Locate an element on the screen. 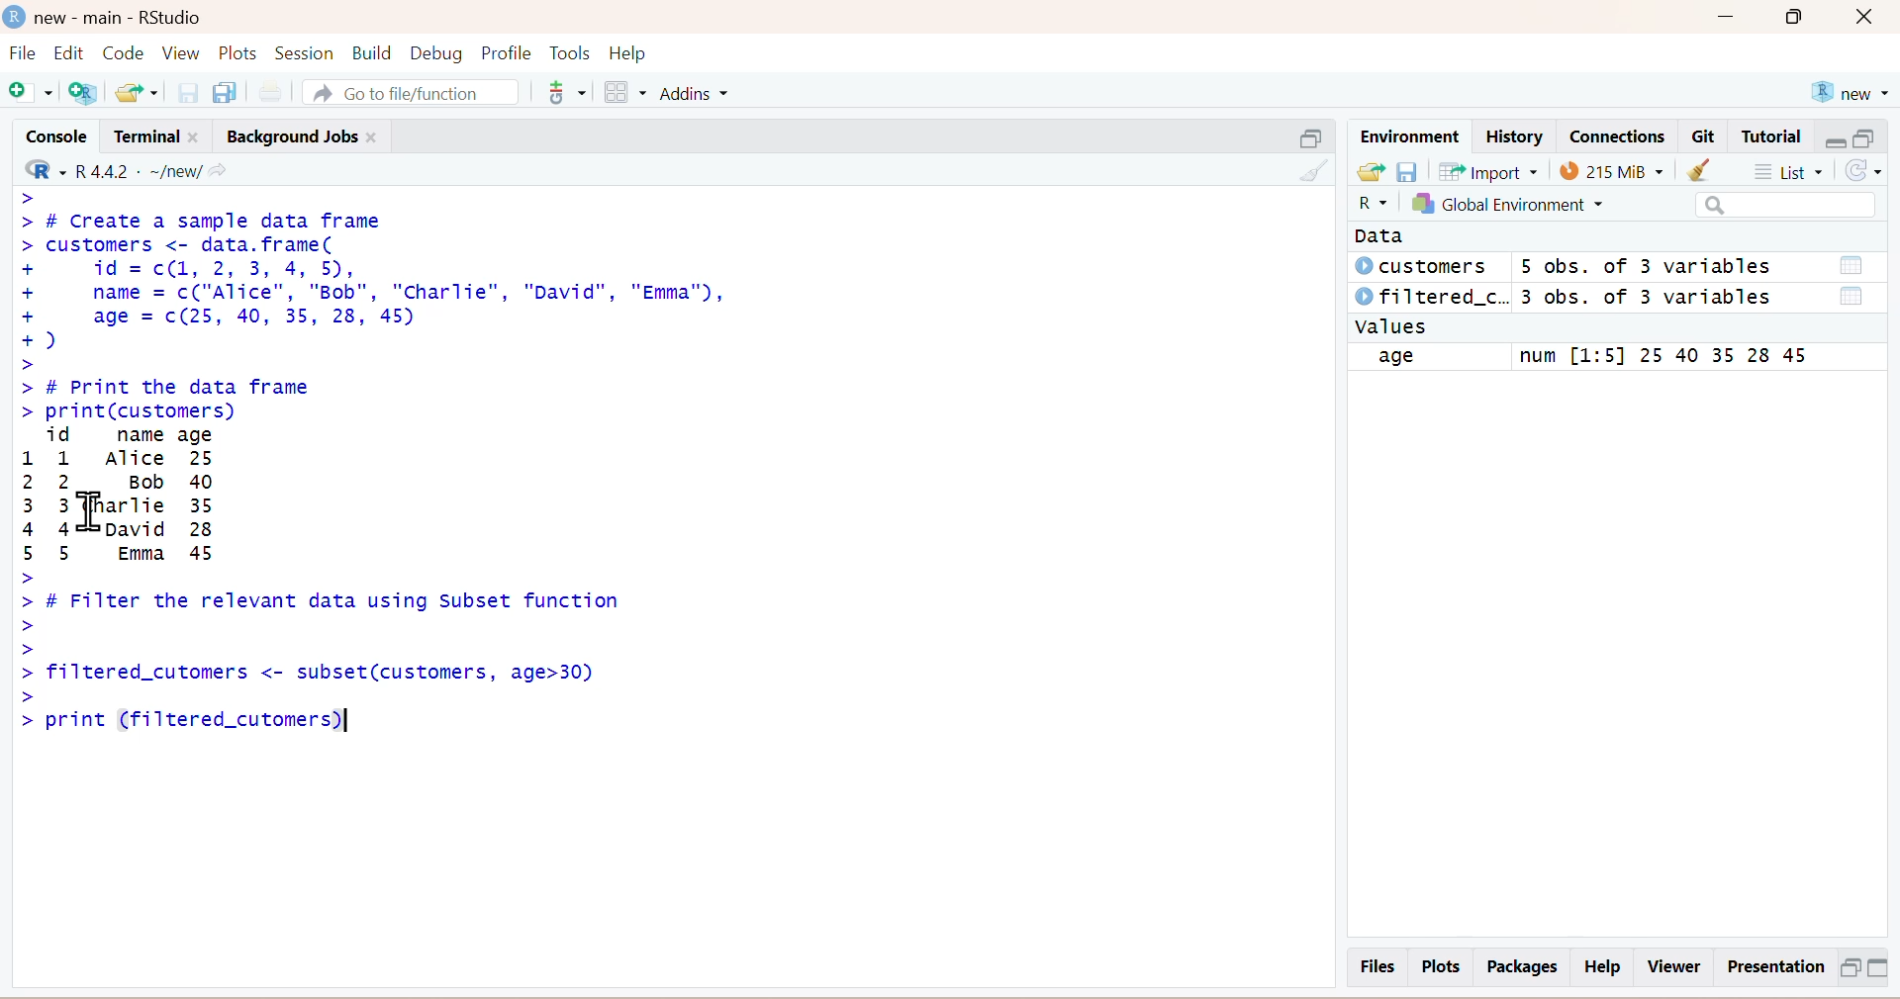 The height and width of the screenshot is (999, 1900). save all is located at coordinates (225, 90).